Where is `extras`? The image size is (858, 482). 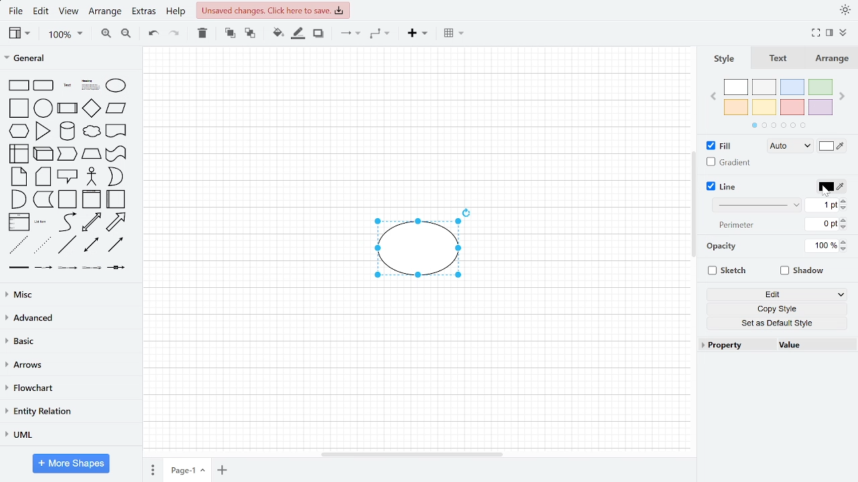
extras is located at coordinates (144, 13).